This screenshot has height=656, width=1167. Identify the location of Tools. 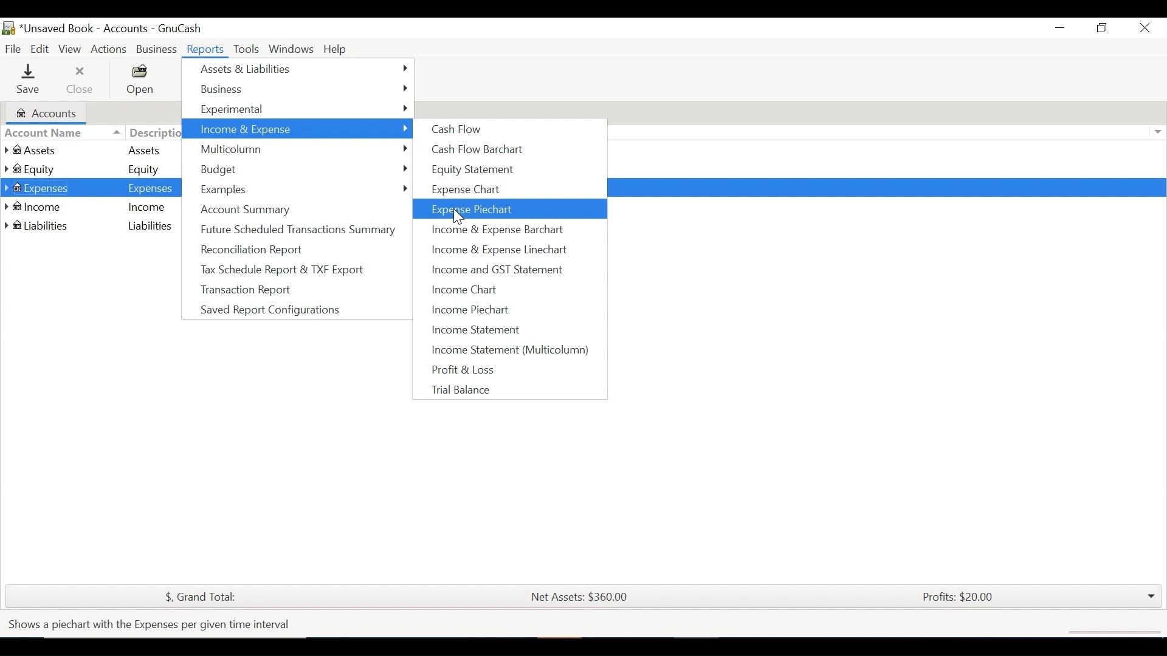
(243, 49).